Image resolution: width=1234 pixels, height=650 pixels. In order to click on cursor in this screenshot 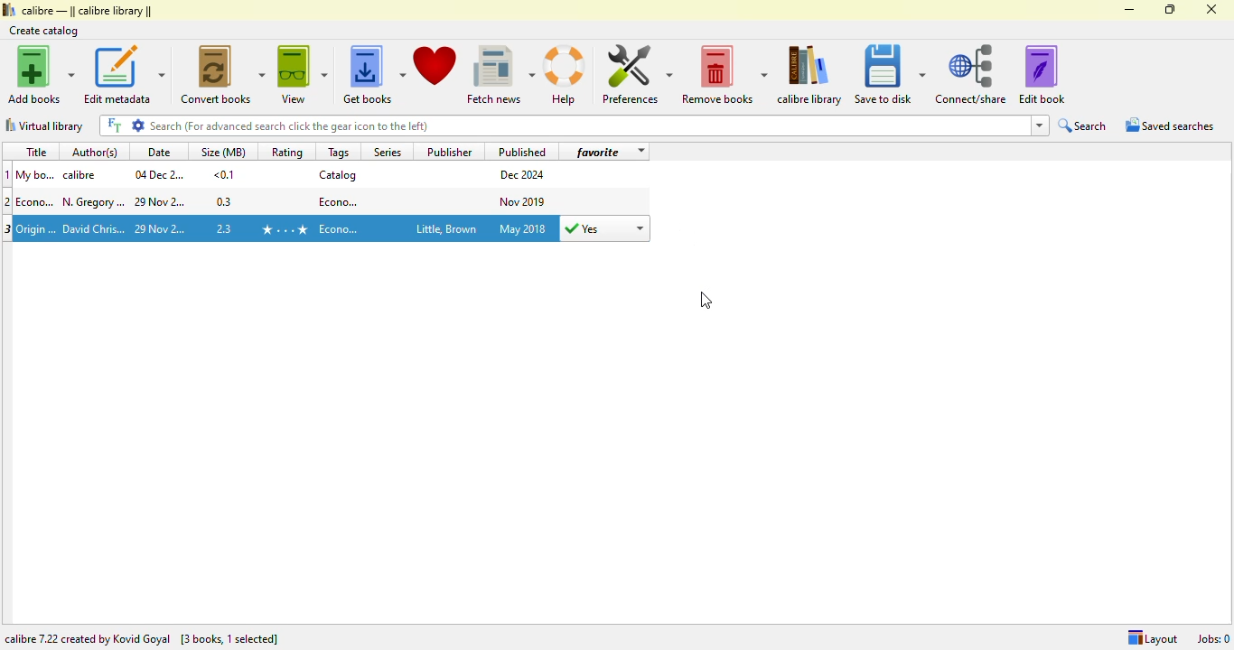, I will do `click(706, 301)`.